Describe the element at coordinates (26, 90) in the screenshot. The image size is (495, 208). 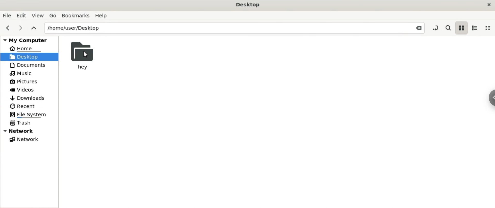
I see `Videos` at that location.